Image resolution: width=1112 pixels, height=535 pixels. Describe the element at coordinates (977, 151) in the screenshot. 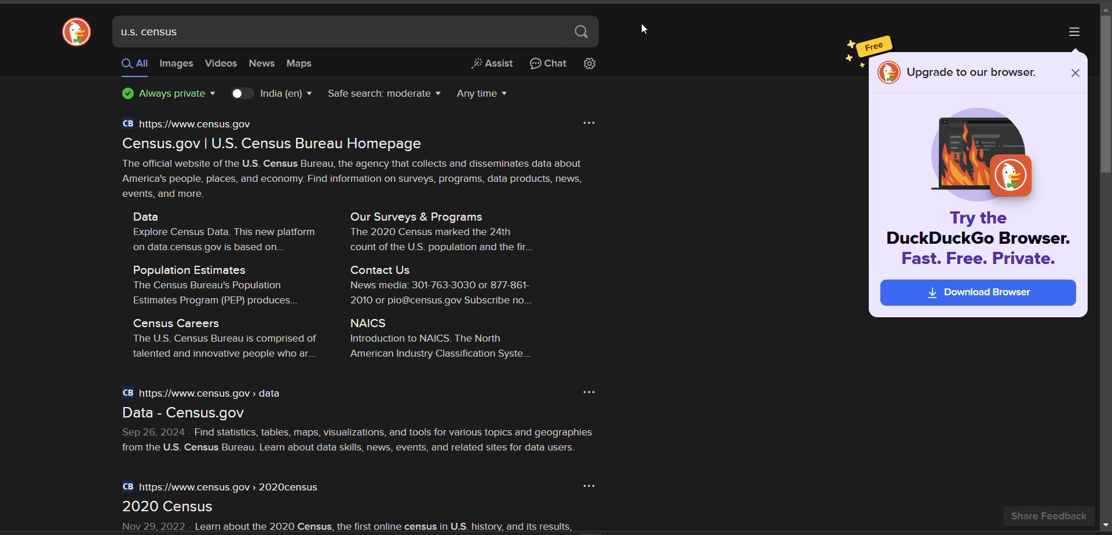

I see `image` at that location.